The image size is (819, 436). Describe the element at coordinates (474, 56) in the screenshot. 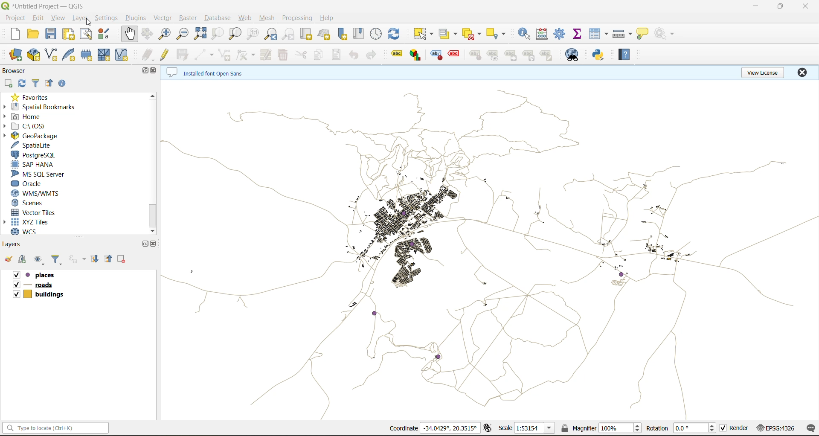

I see `label tool 5` at that location.